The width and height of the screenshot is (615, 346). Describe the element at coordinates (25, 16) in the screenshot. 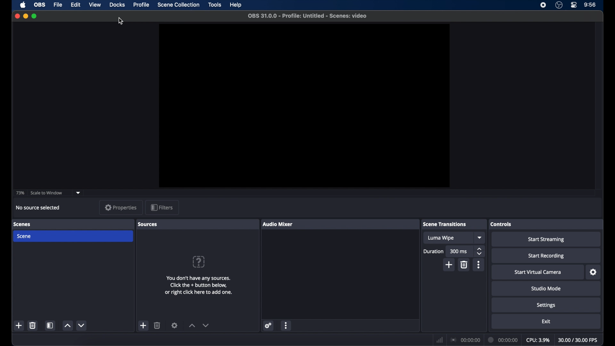

I see `minimize` at that location.